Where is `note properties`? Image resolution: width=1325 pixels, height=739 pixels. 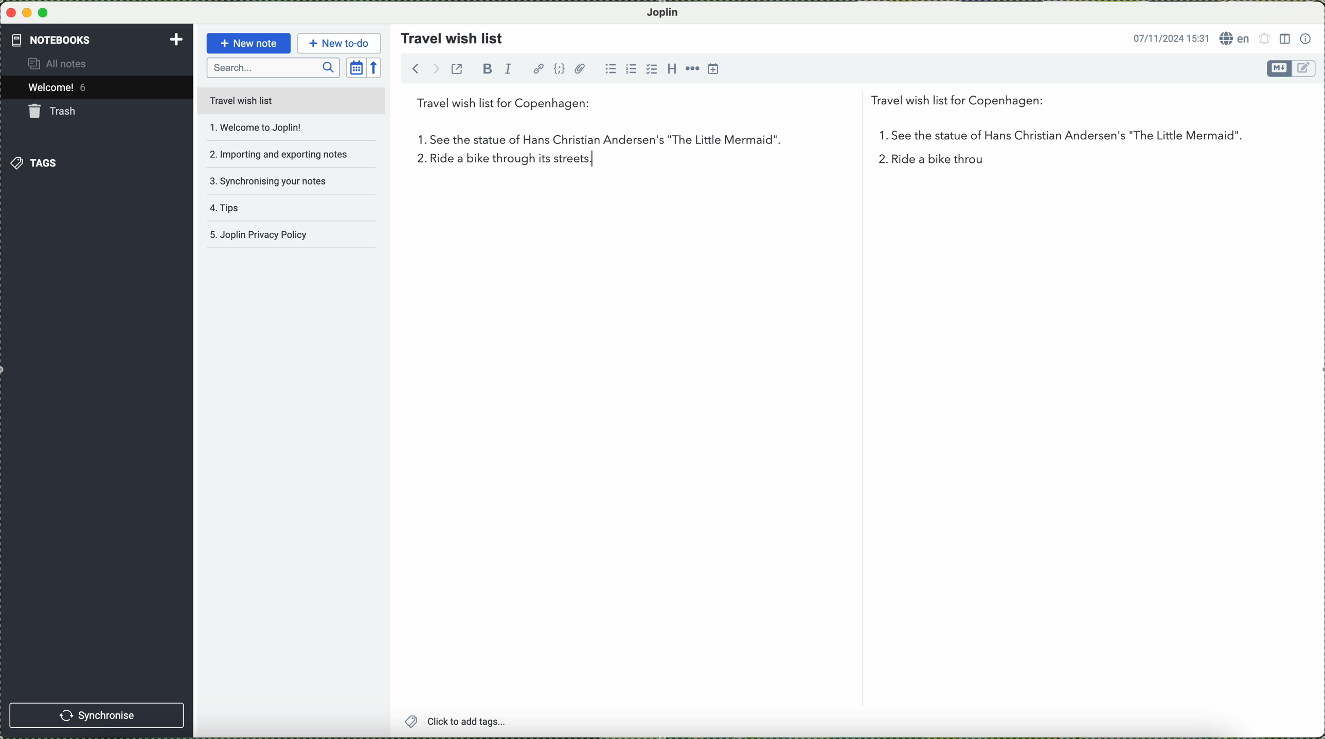
note properties is located at coordinates (1306, 38).